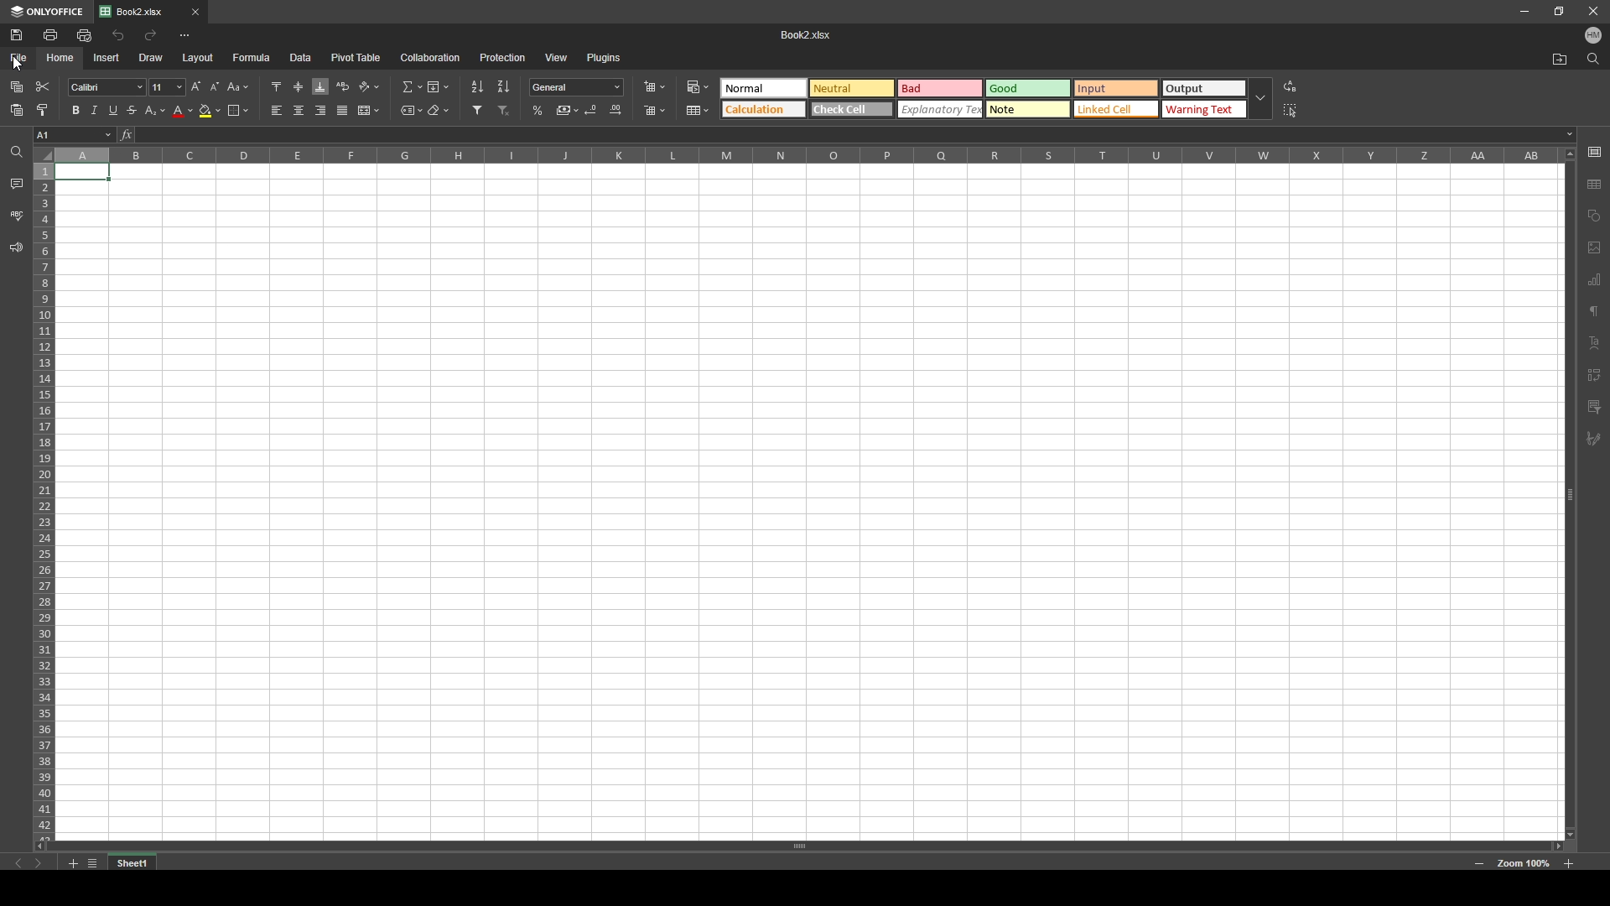 The image size is (1610, 906). What do you see at coordinates (60, 58) in the screenshot?
I see `home` at bounding box center [60, 58].